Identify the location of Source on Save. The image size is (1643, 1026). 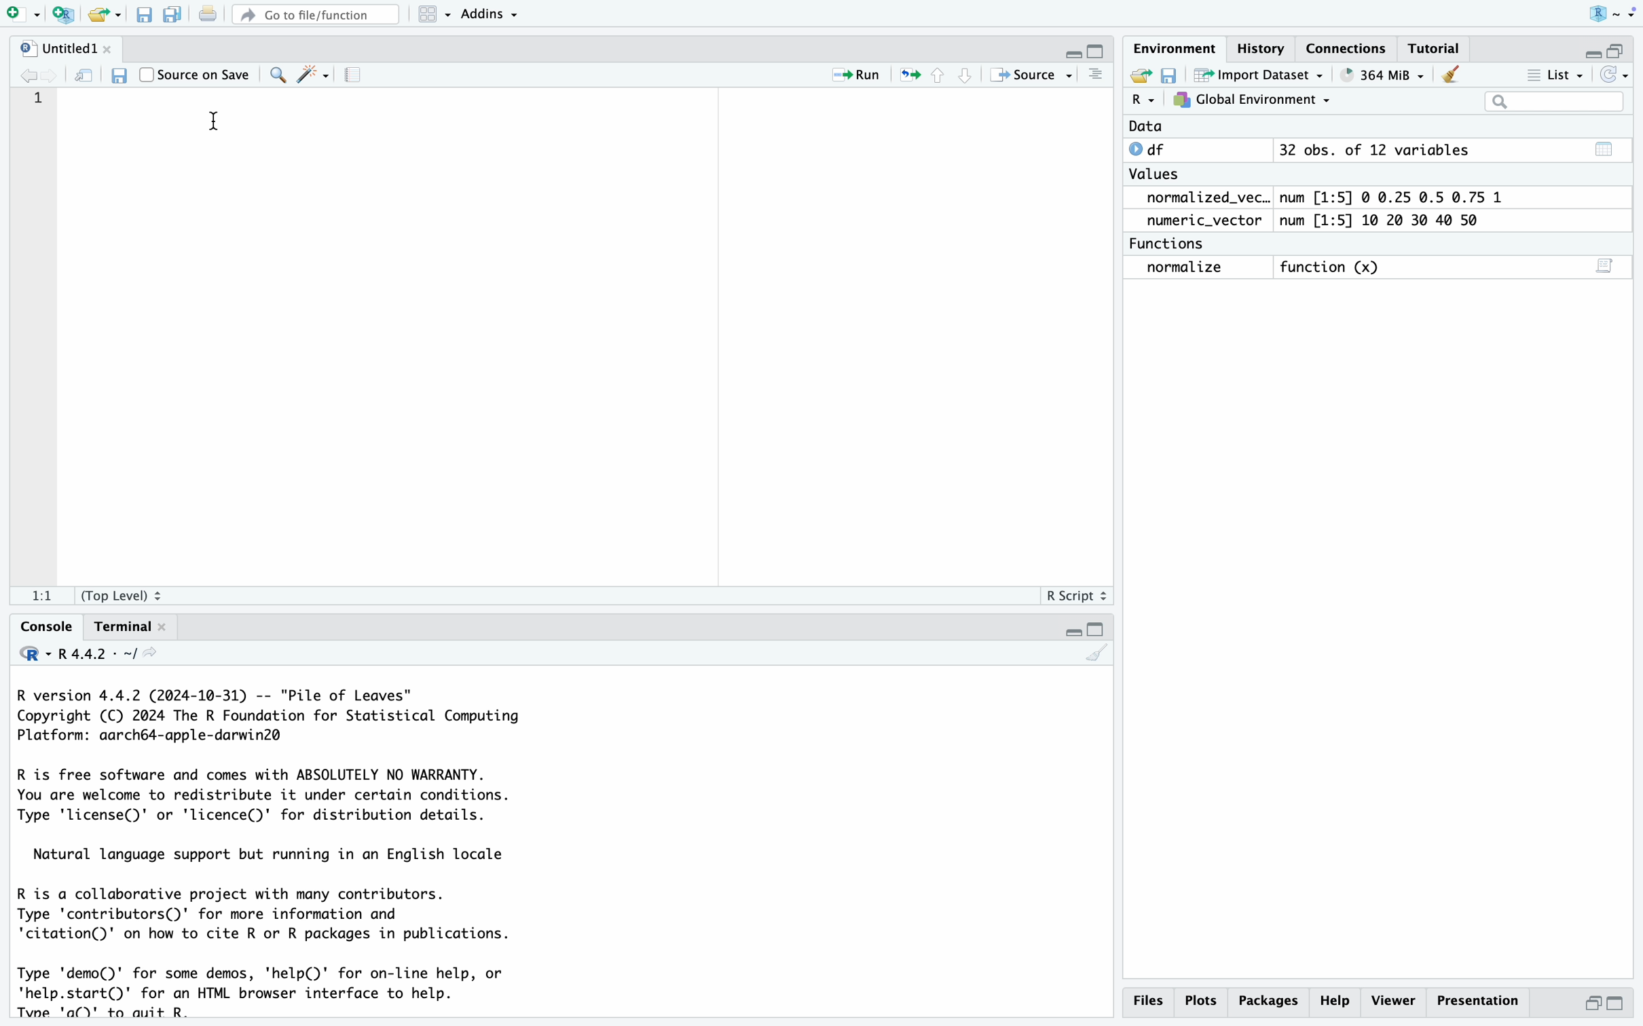
(196, 73).